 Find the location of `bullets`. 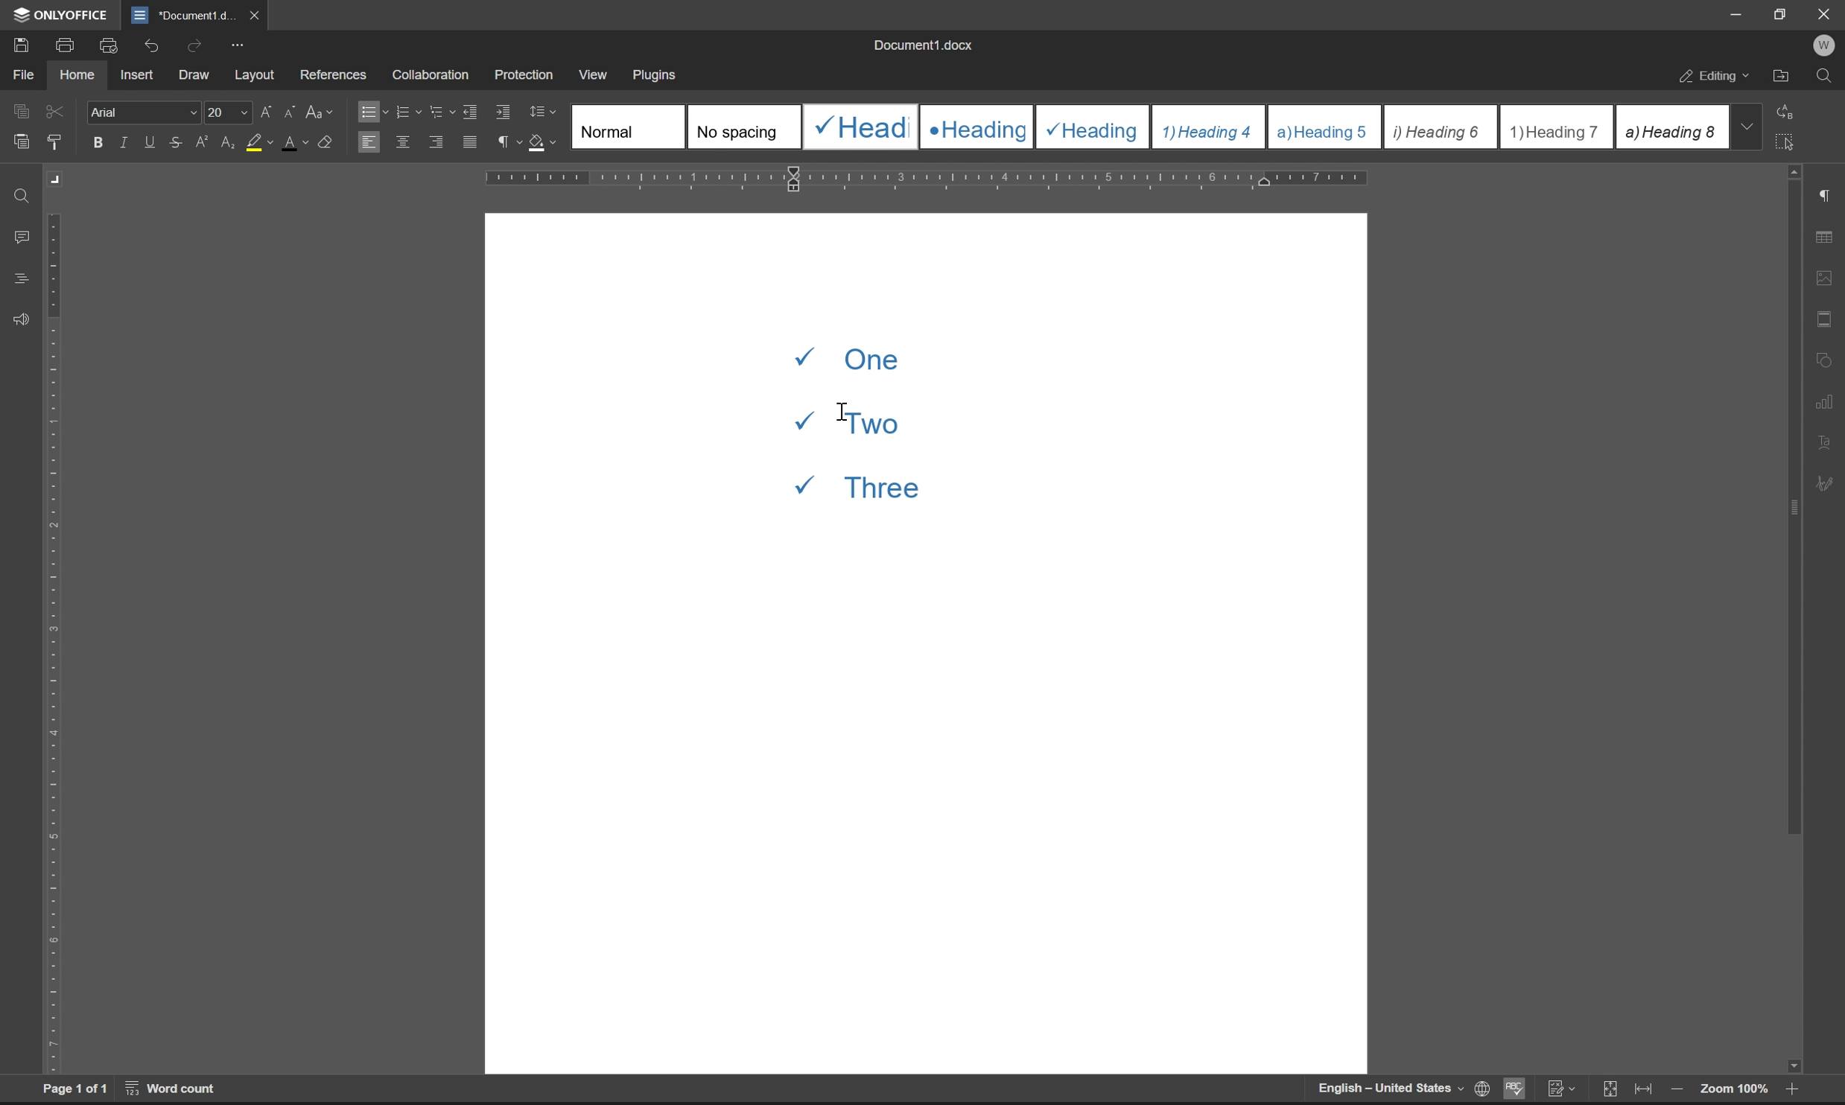

bullets is located at coordinates (372, 110).